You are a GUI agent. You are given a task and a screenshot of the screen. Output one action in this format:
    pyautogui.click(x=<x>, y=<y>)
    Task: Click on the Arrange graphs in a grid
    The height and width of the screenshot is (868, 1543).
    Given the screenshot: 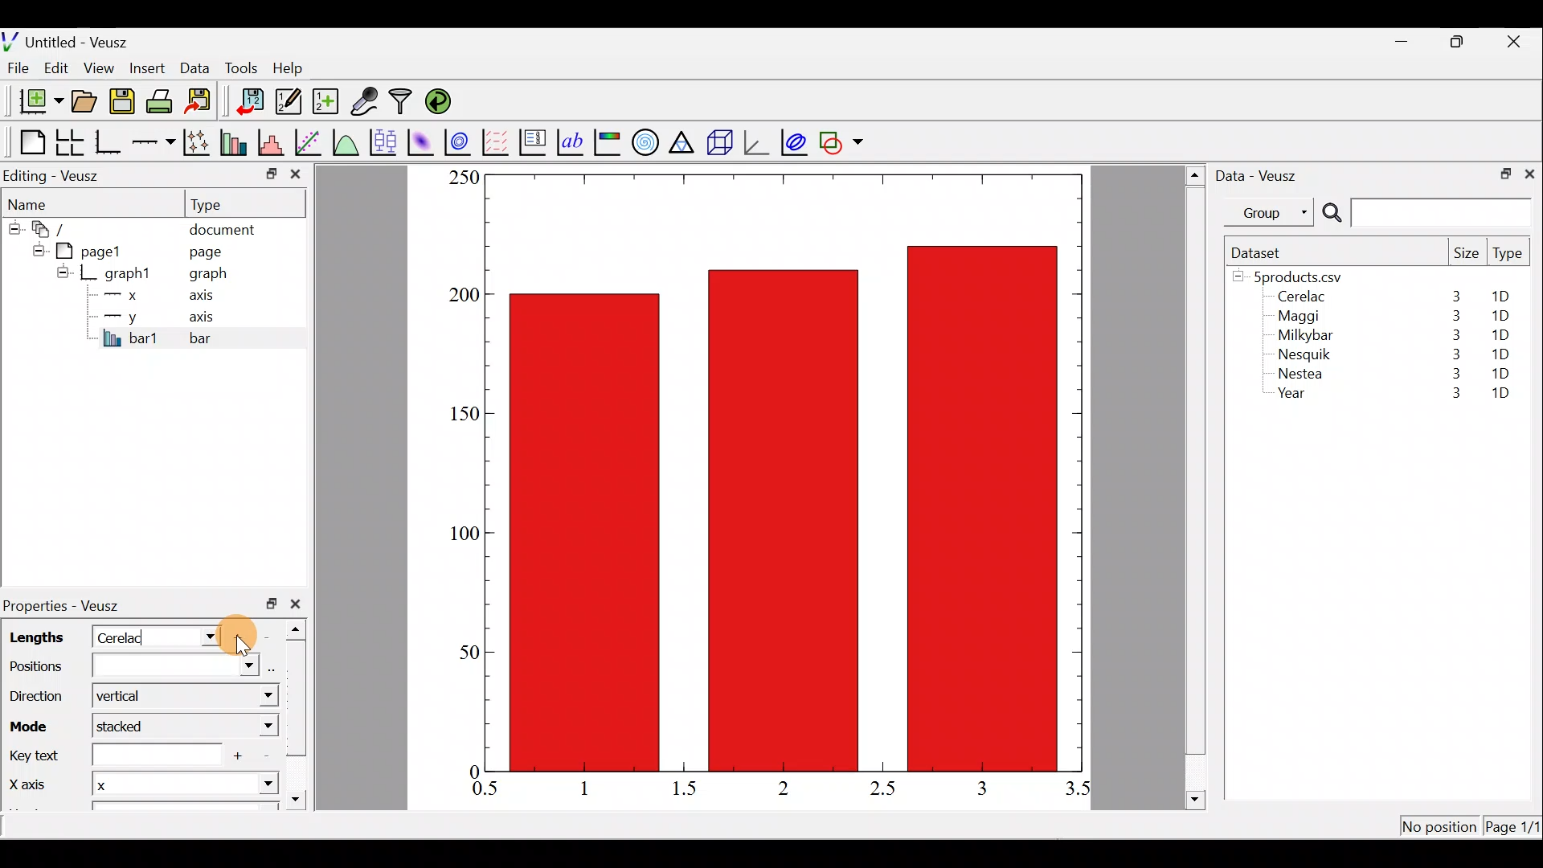 What is the action you would take?
    pyautogui.click(x=69, y=142)
    